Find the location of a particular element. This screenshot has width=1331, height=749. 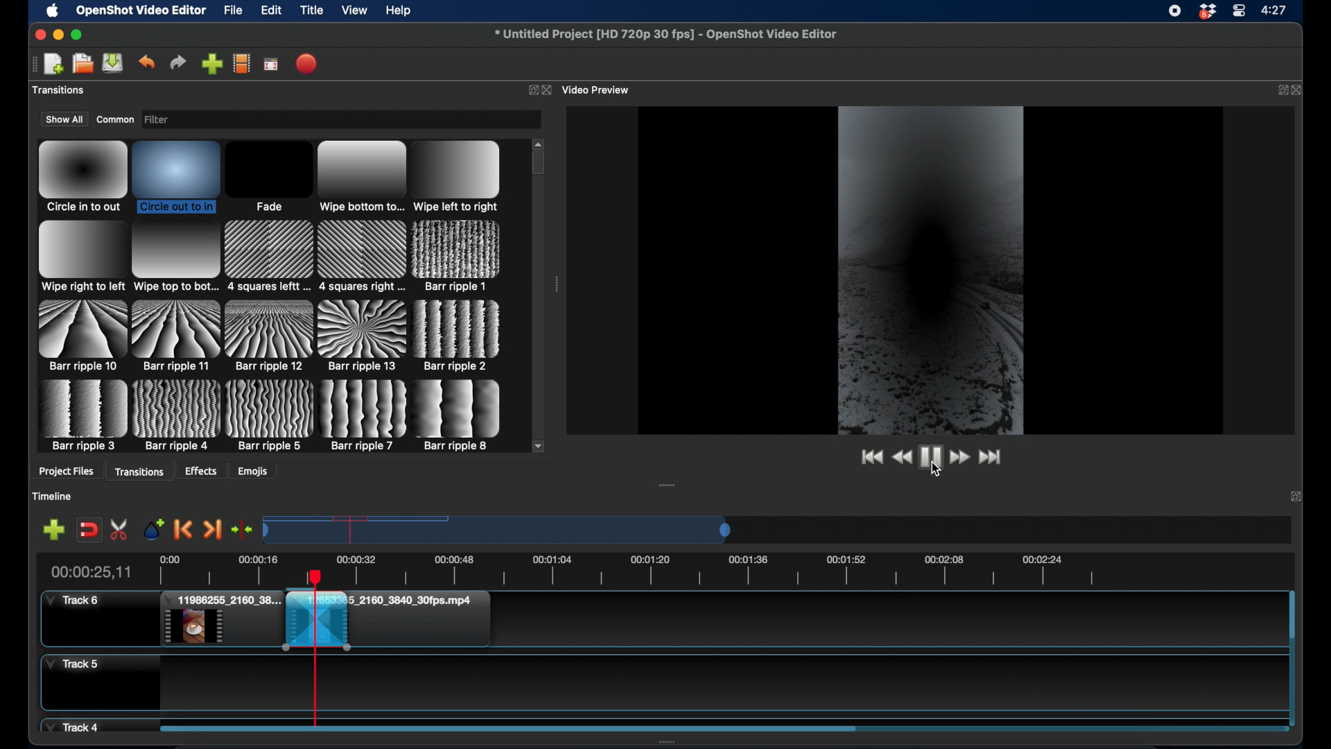

minimize is located at coordinates (58, 35).